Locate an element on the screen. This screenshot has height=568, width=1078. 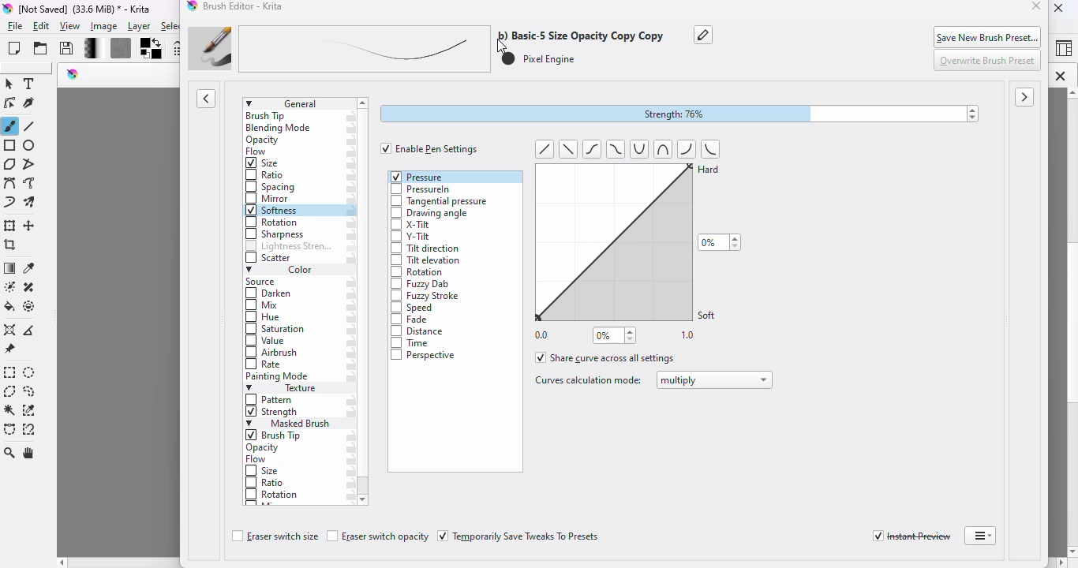
logo is located at coordinates (8, 9).